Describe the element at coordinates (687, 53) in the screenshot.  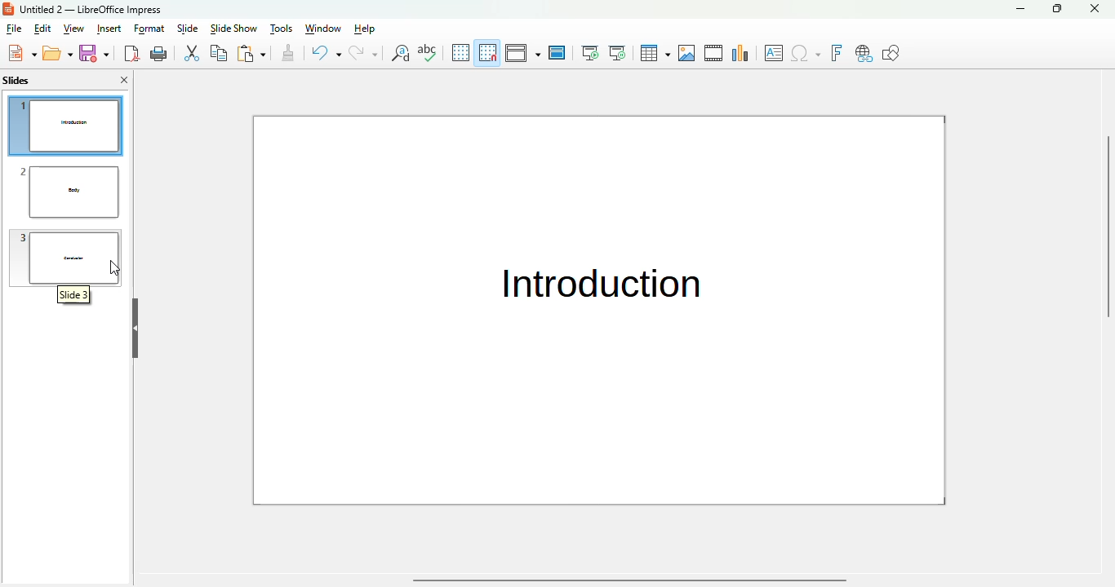
I see `insert image` at that location.